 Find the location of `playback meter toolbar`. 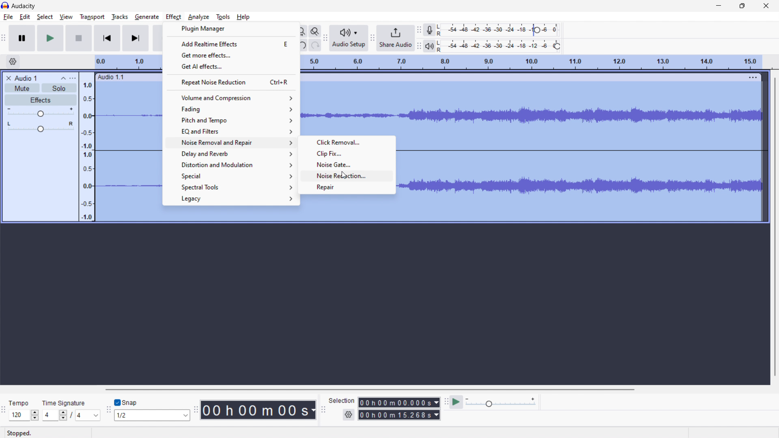

playback meter toolbar is located at coordinates (419, 46).